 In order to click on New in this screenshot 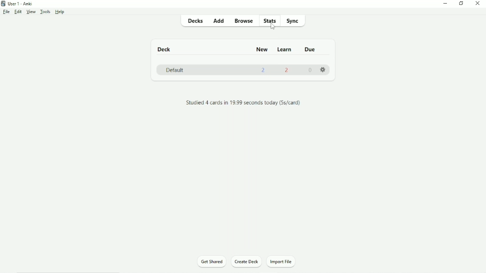, I will do `click(263, 50)`.